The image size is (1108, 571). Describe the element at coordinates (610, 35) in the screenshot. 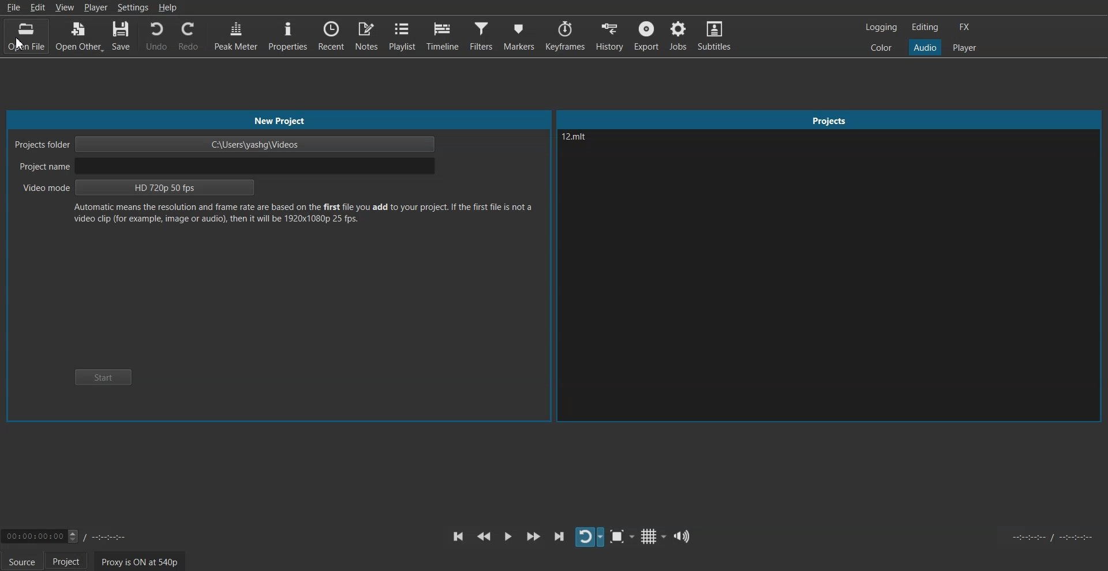

I see `History` at that location.